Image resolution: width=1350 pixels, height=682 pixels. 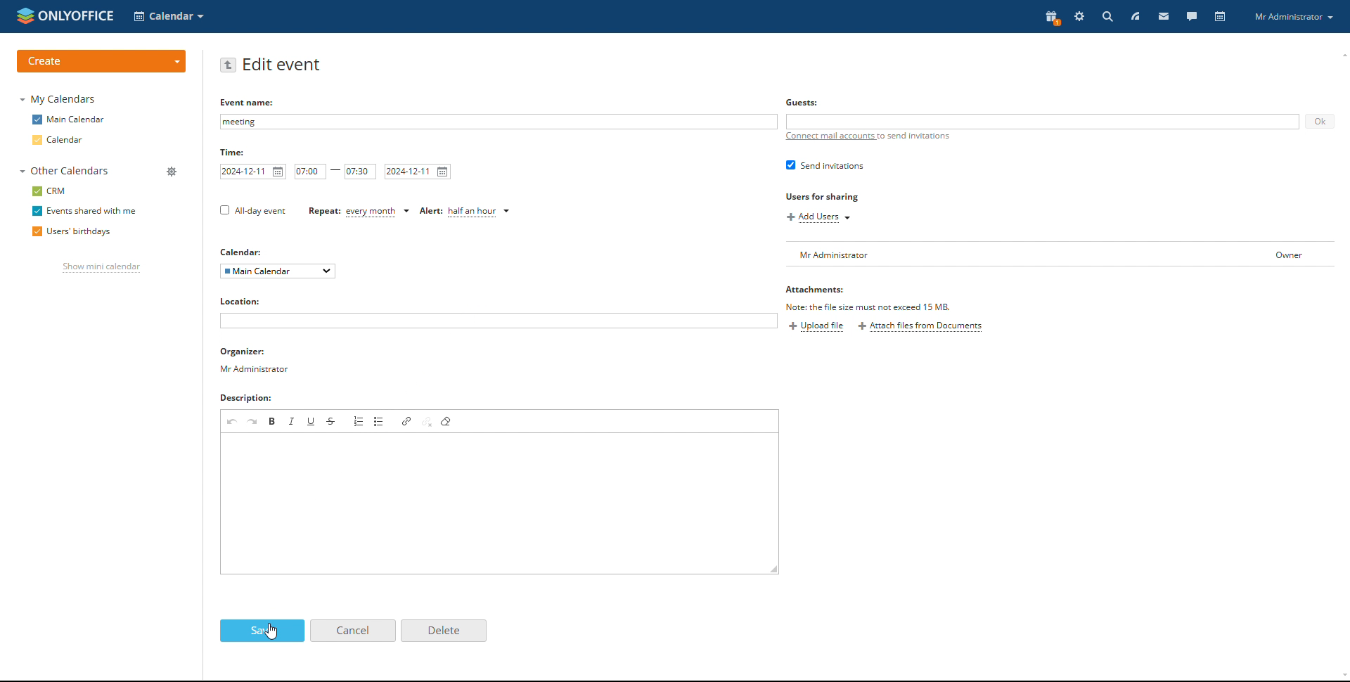 I want to click on Calendar:, so click(x=240, y=250).